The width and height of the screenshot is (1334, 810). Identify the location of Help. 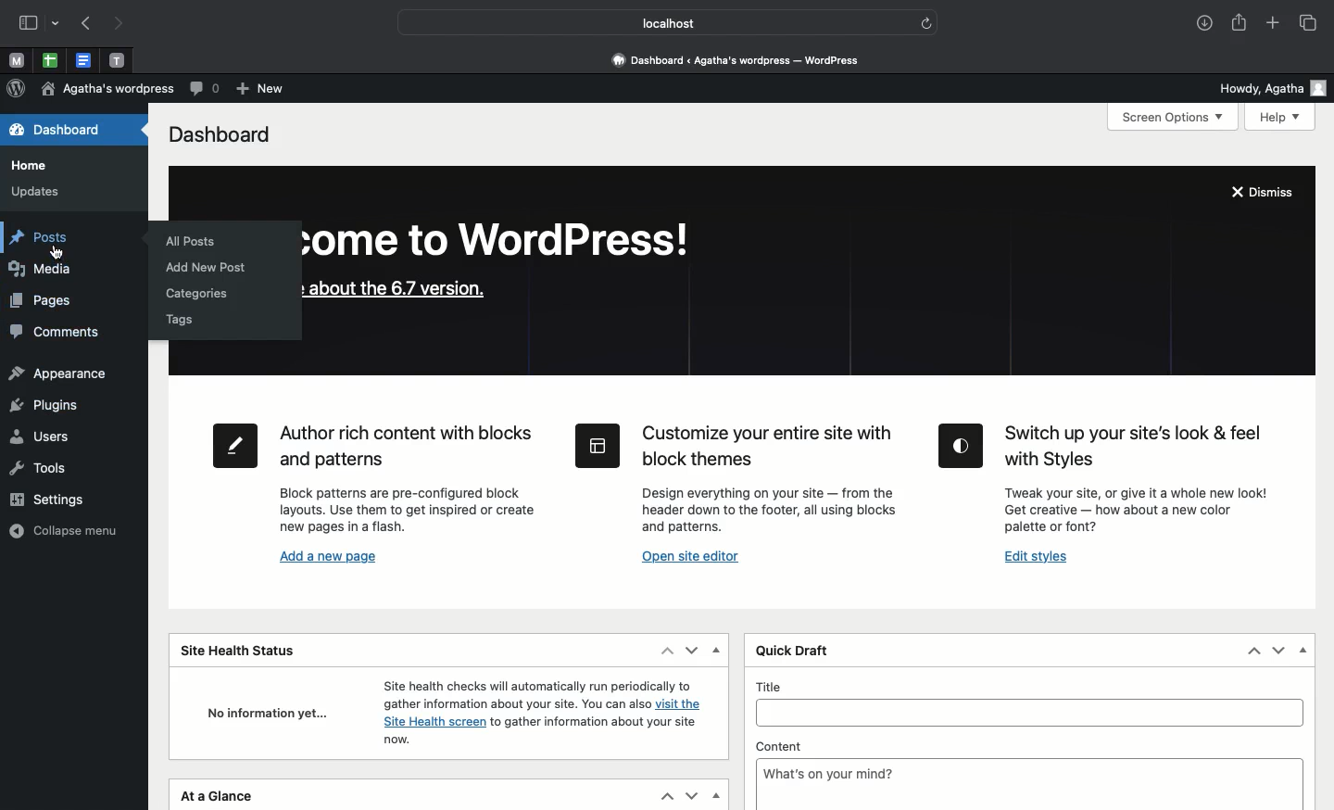
(1281, 118).